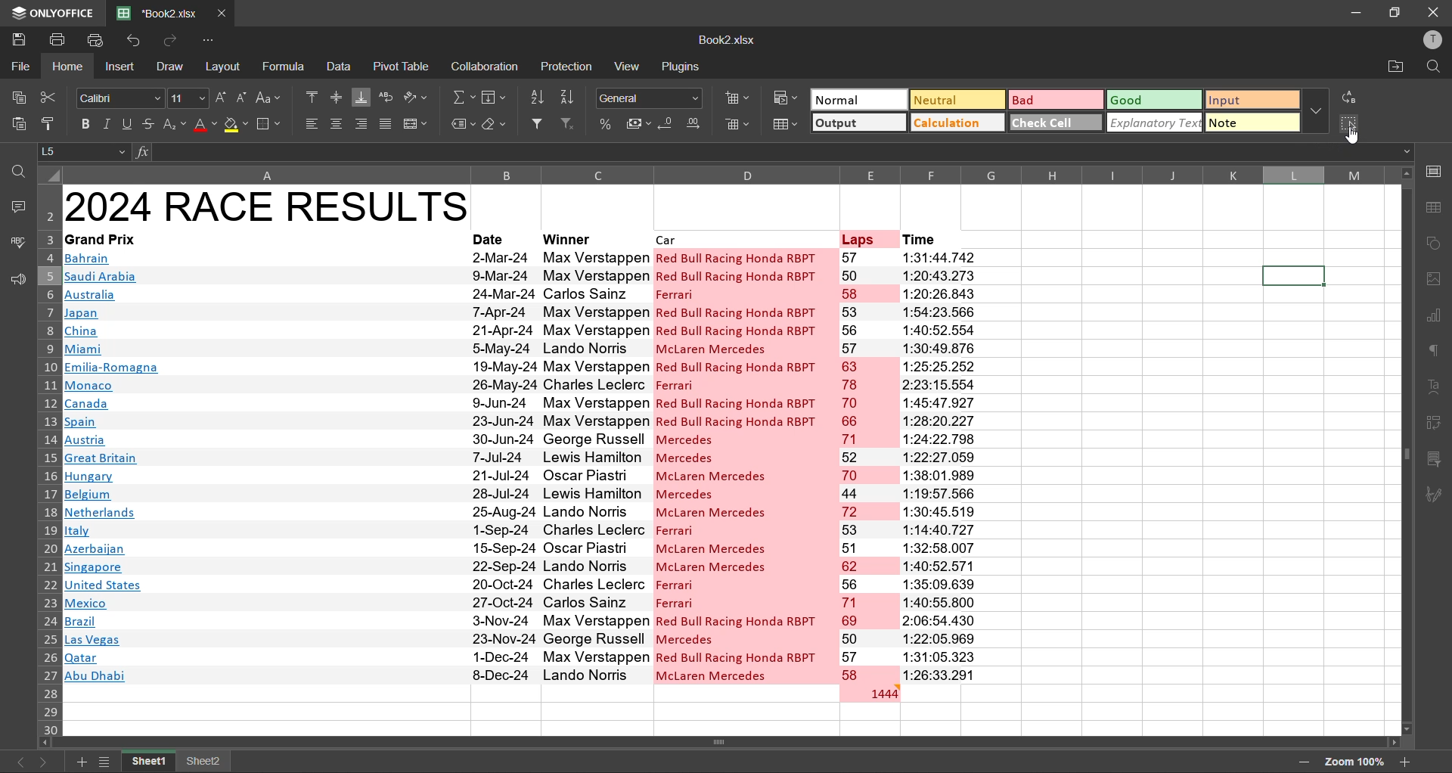  What do you see at coordinates (169, 40) in the screenshot?
I see `redo` at bounding box center [169, 40].